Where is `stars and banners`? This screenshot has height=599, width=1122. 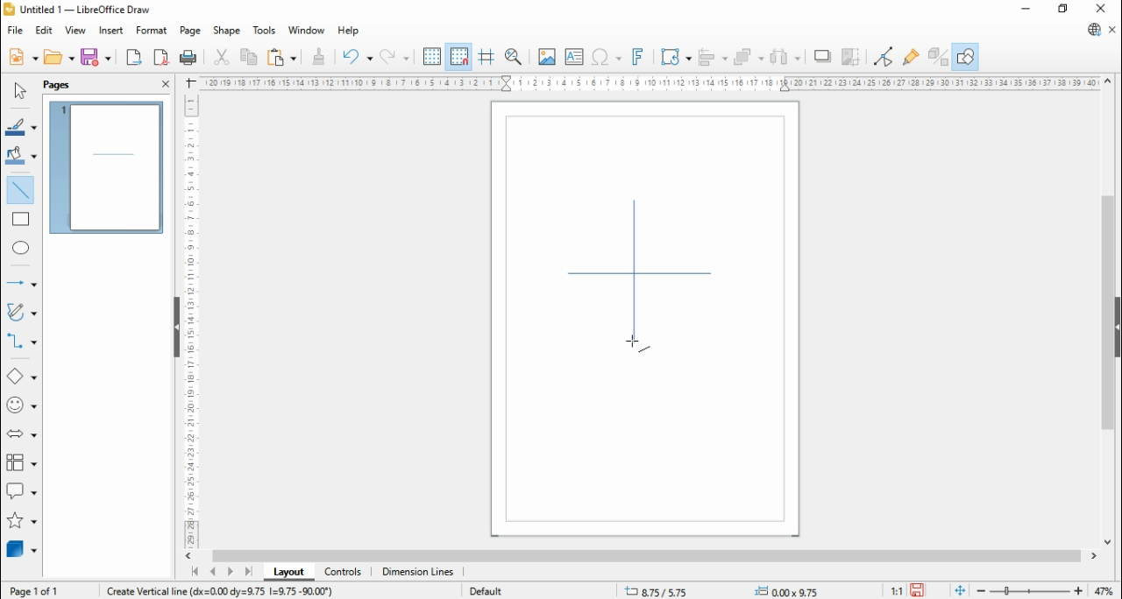
stars and banners is located at coordinates (19, 519).